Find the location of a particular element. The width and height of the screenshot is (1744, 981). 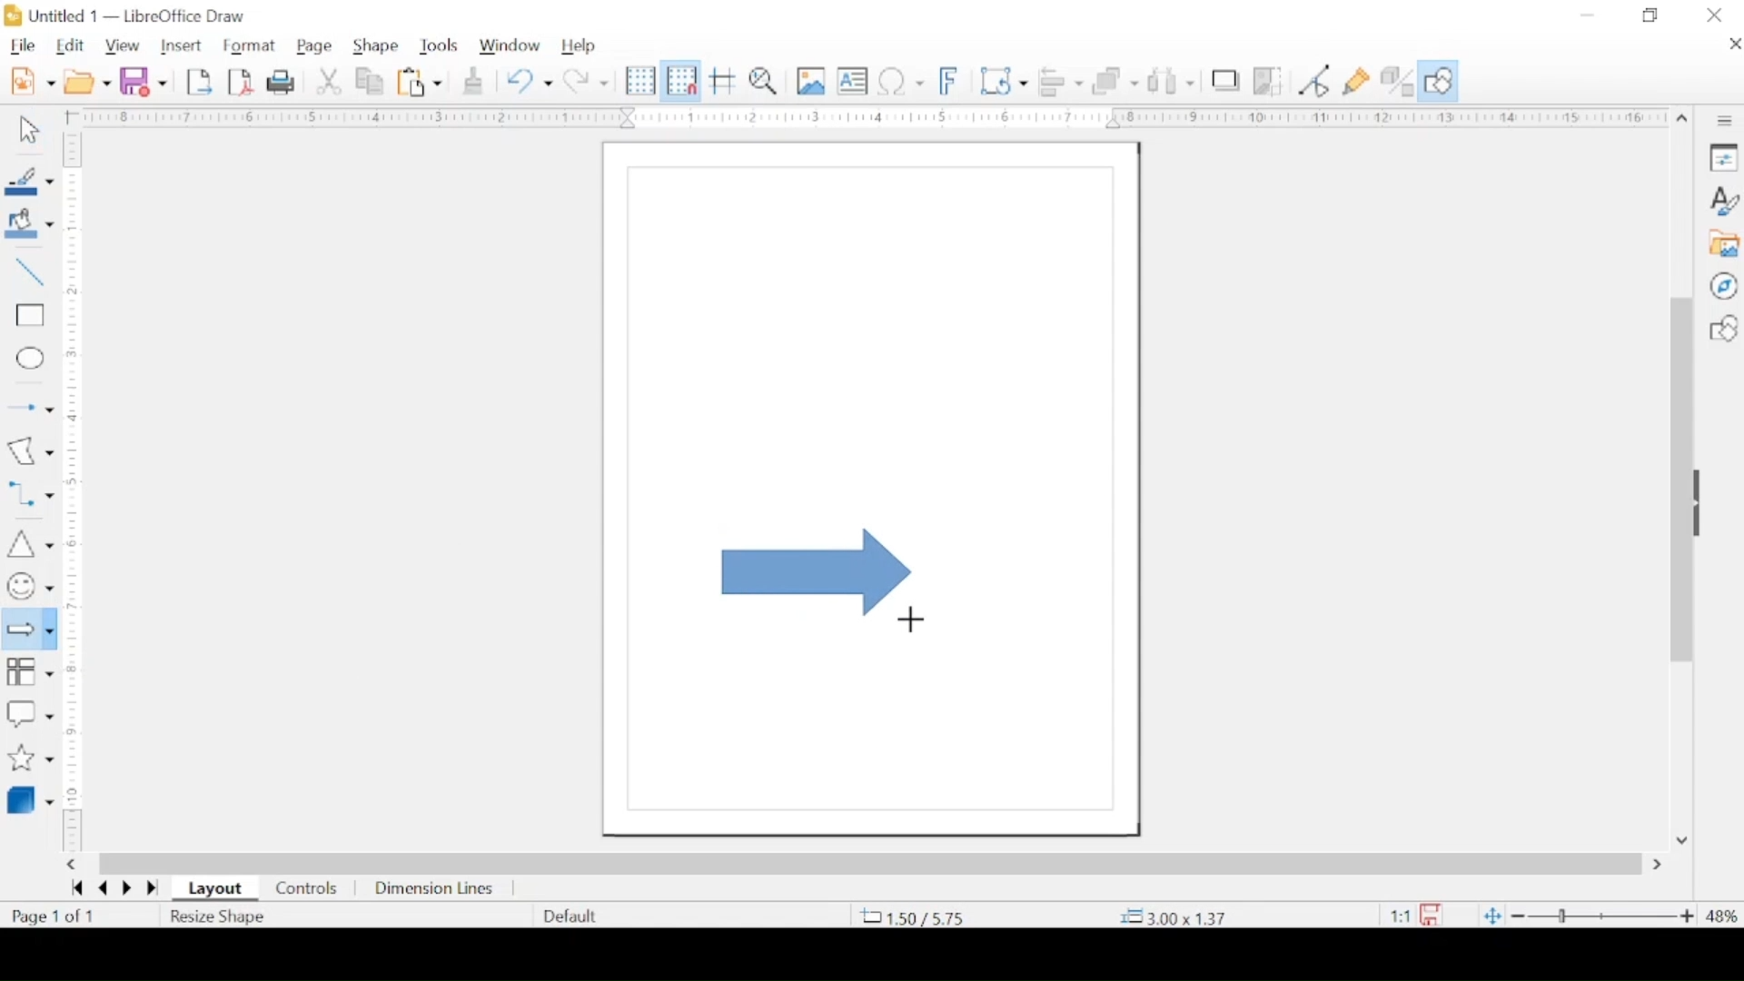

insert font work text is located at coordinates (949, 80).